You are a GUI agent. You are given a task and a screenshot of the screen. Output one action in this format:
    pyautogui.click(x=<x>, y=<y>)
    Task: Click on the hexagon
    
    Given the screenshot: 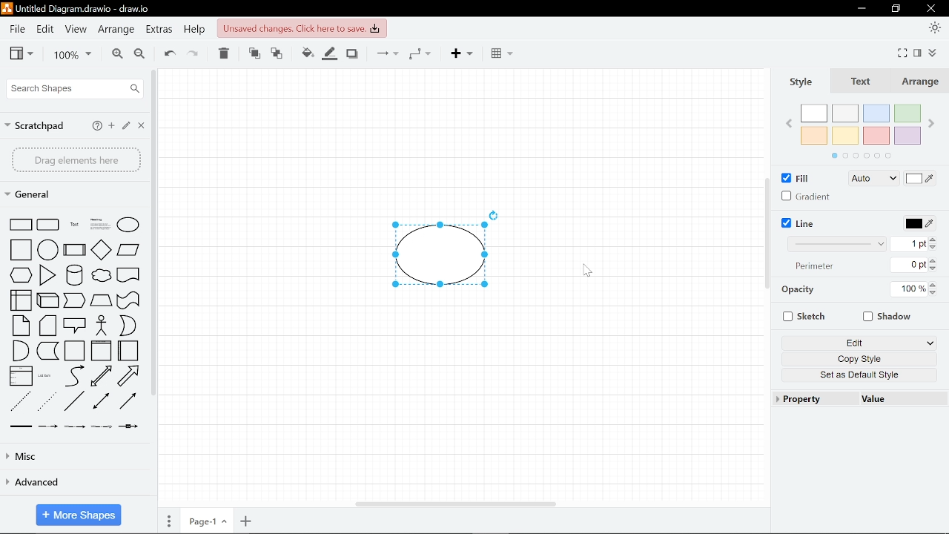 What is the action you would take?
    pyautogui.click(x=22, y=274)
    